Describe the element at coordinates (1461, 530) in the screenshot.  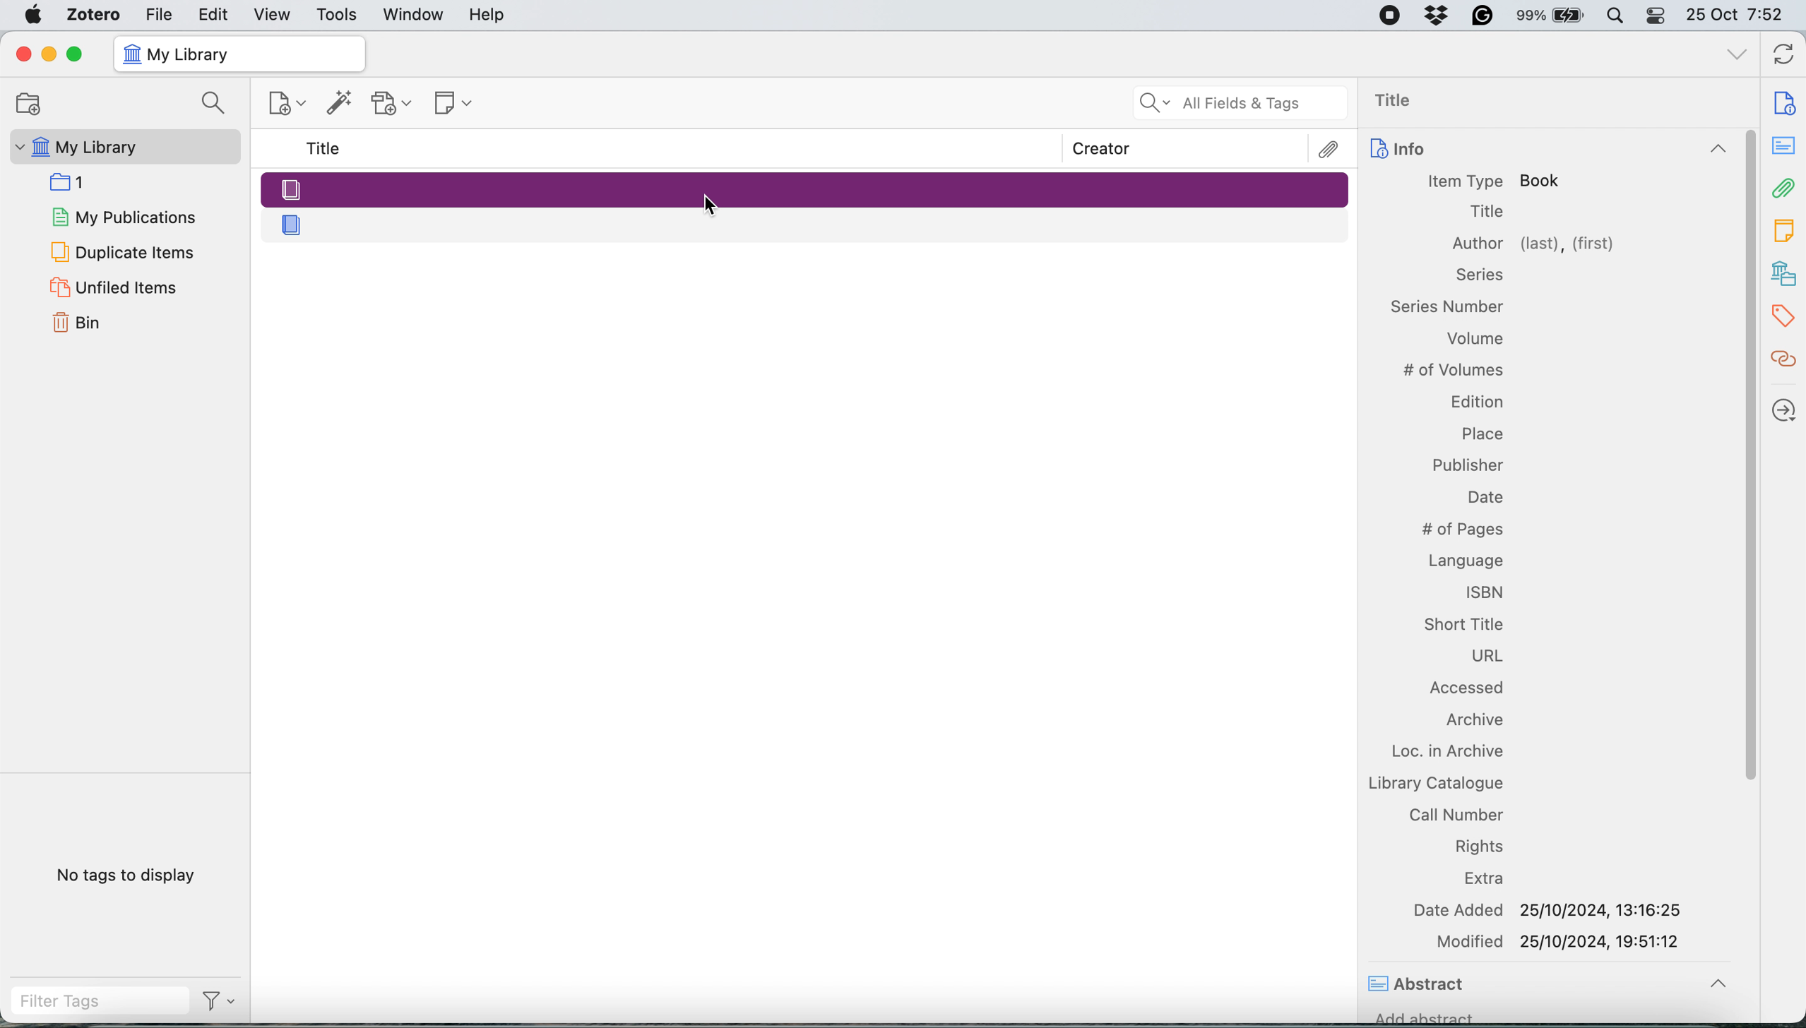
I see `# of Pages` at that location.